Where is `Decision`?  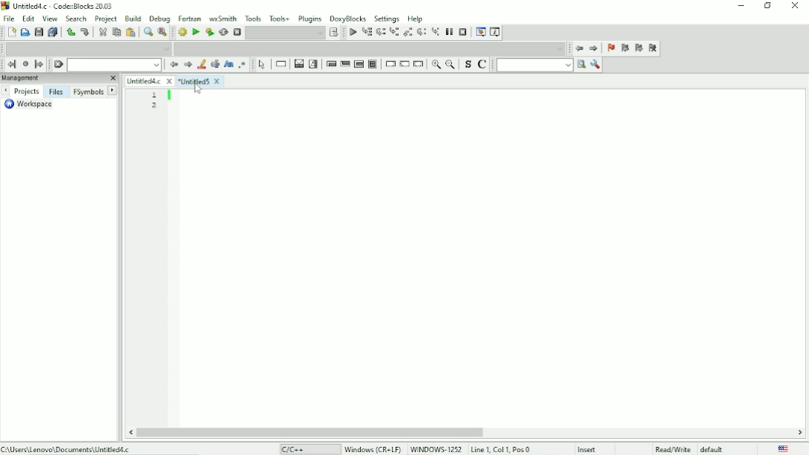
Decision is located at coordinates (299, 64).